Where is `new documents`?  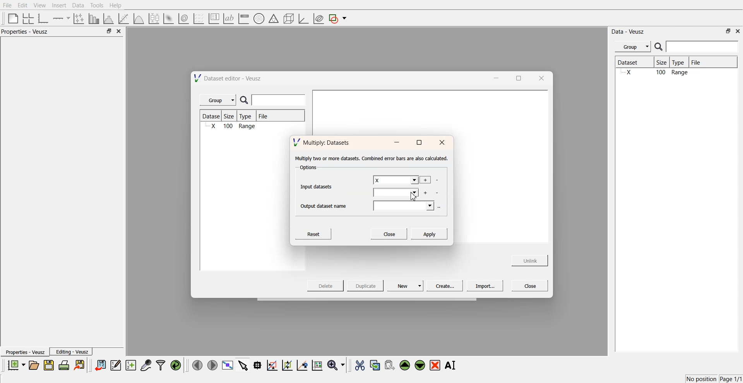 new documents is located at coordinates (15, 365).